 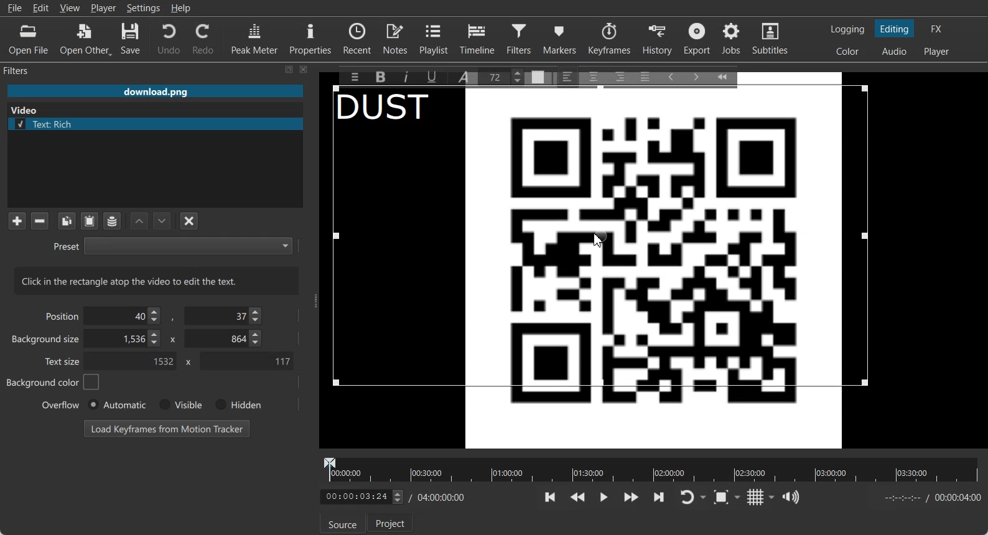 What do you see at coordinates (595, 76) in the screenshot?
I see `Center` at bounding box center [595, 76].